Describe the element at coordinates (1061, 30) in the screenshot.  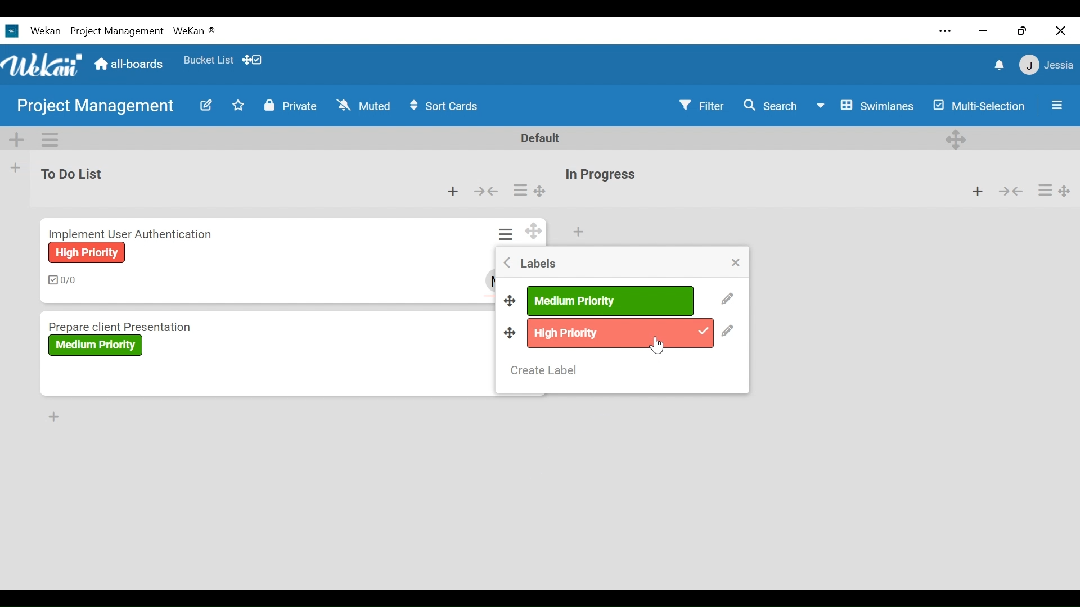
I see `Close` at that location.